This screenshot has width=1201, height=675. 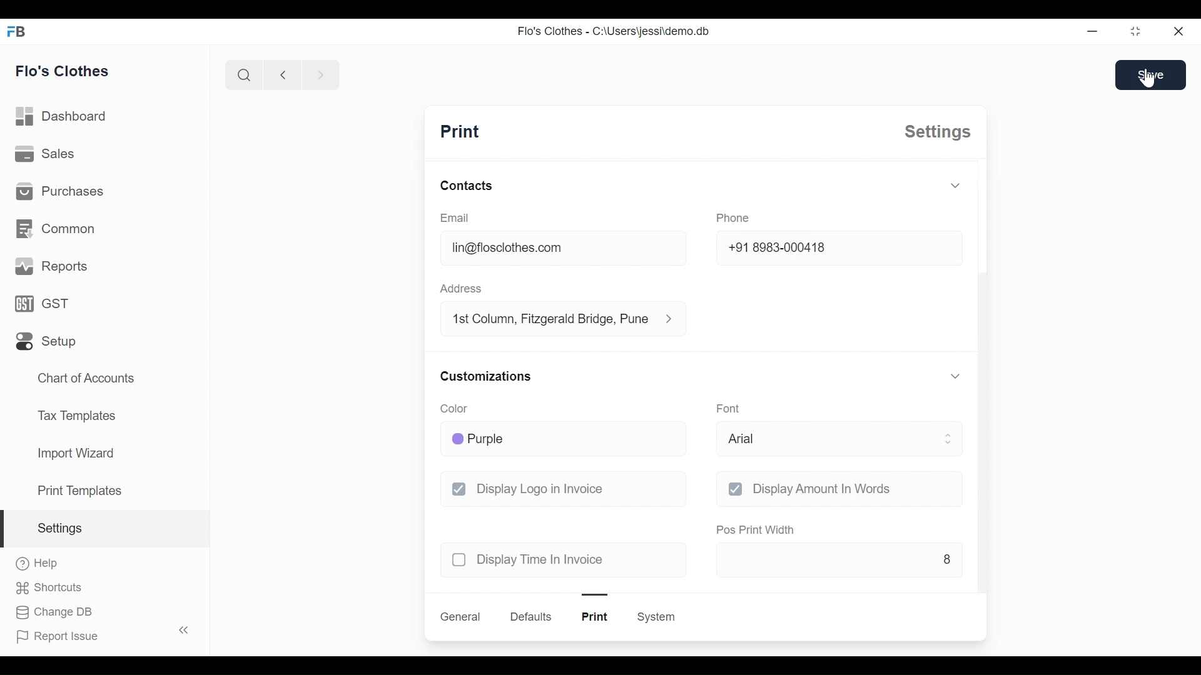 What do you see at coordinates (532, 617) in the screenshot?
I see `defaults` at bounding box center [532, 617].